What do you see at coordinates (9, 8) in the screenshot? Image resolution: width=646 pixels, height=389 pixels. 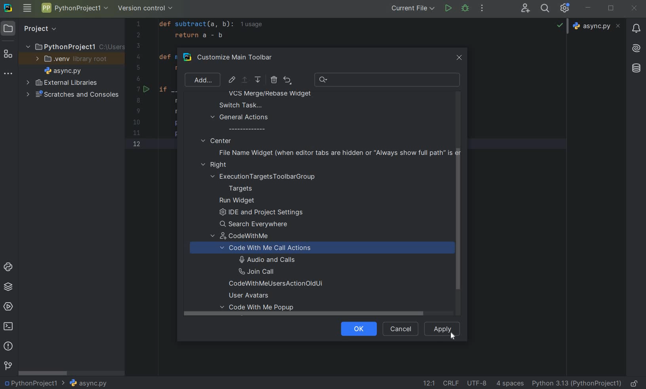 I see `SYSTEM LOGO` at bounding box center [9, 8].